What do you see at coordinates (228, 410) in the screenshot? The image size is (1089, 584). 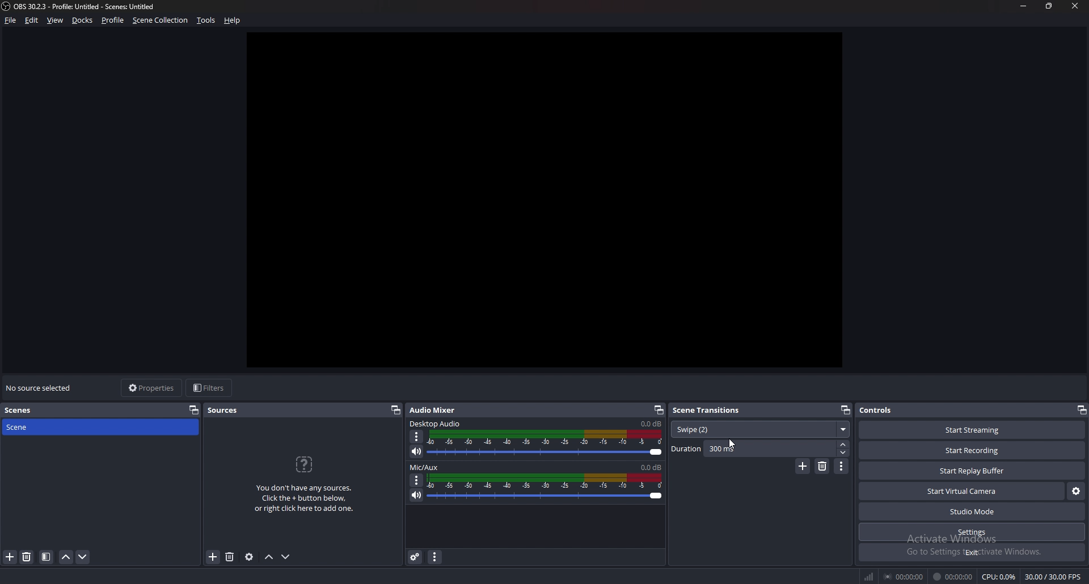 I see `sources` at bounding box center [228, 410].